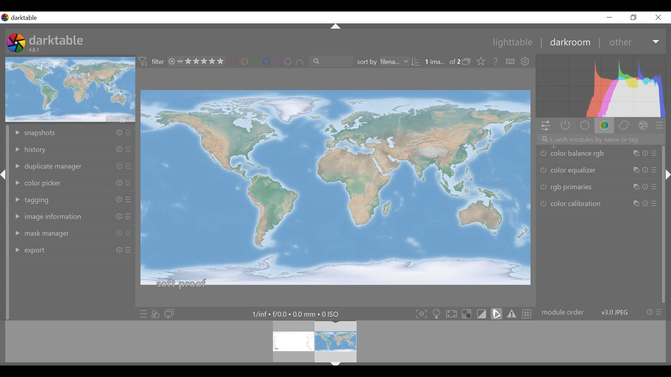 The width and height of the screenshot is (671, 377). Describe the element at coordinates (117, 234) in the screenshot. I see `` at that location.